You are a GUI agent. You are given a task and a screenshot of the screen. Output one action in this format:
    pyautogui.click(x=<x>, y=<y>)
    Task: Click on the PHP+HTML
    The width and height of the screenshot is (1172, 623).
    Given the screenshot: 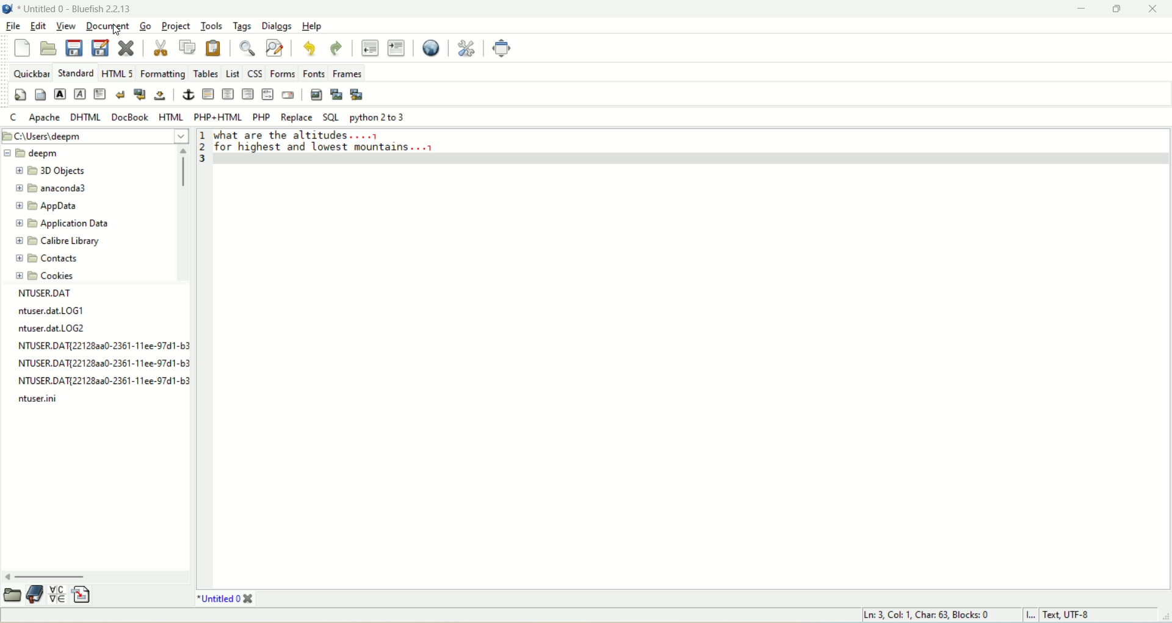 What is the action you would take?
    pyautogui.click(x=220, y=113)
    